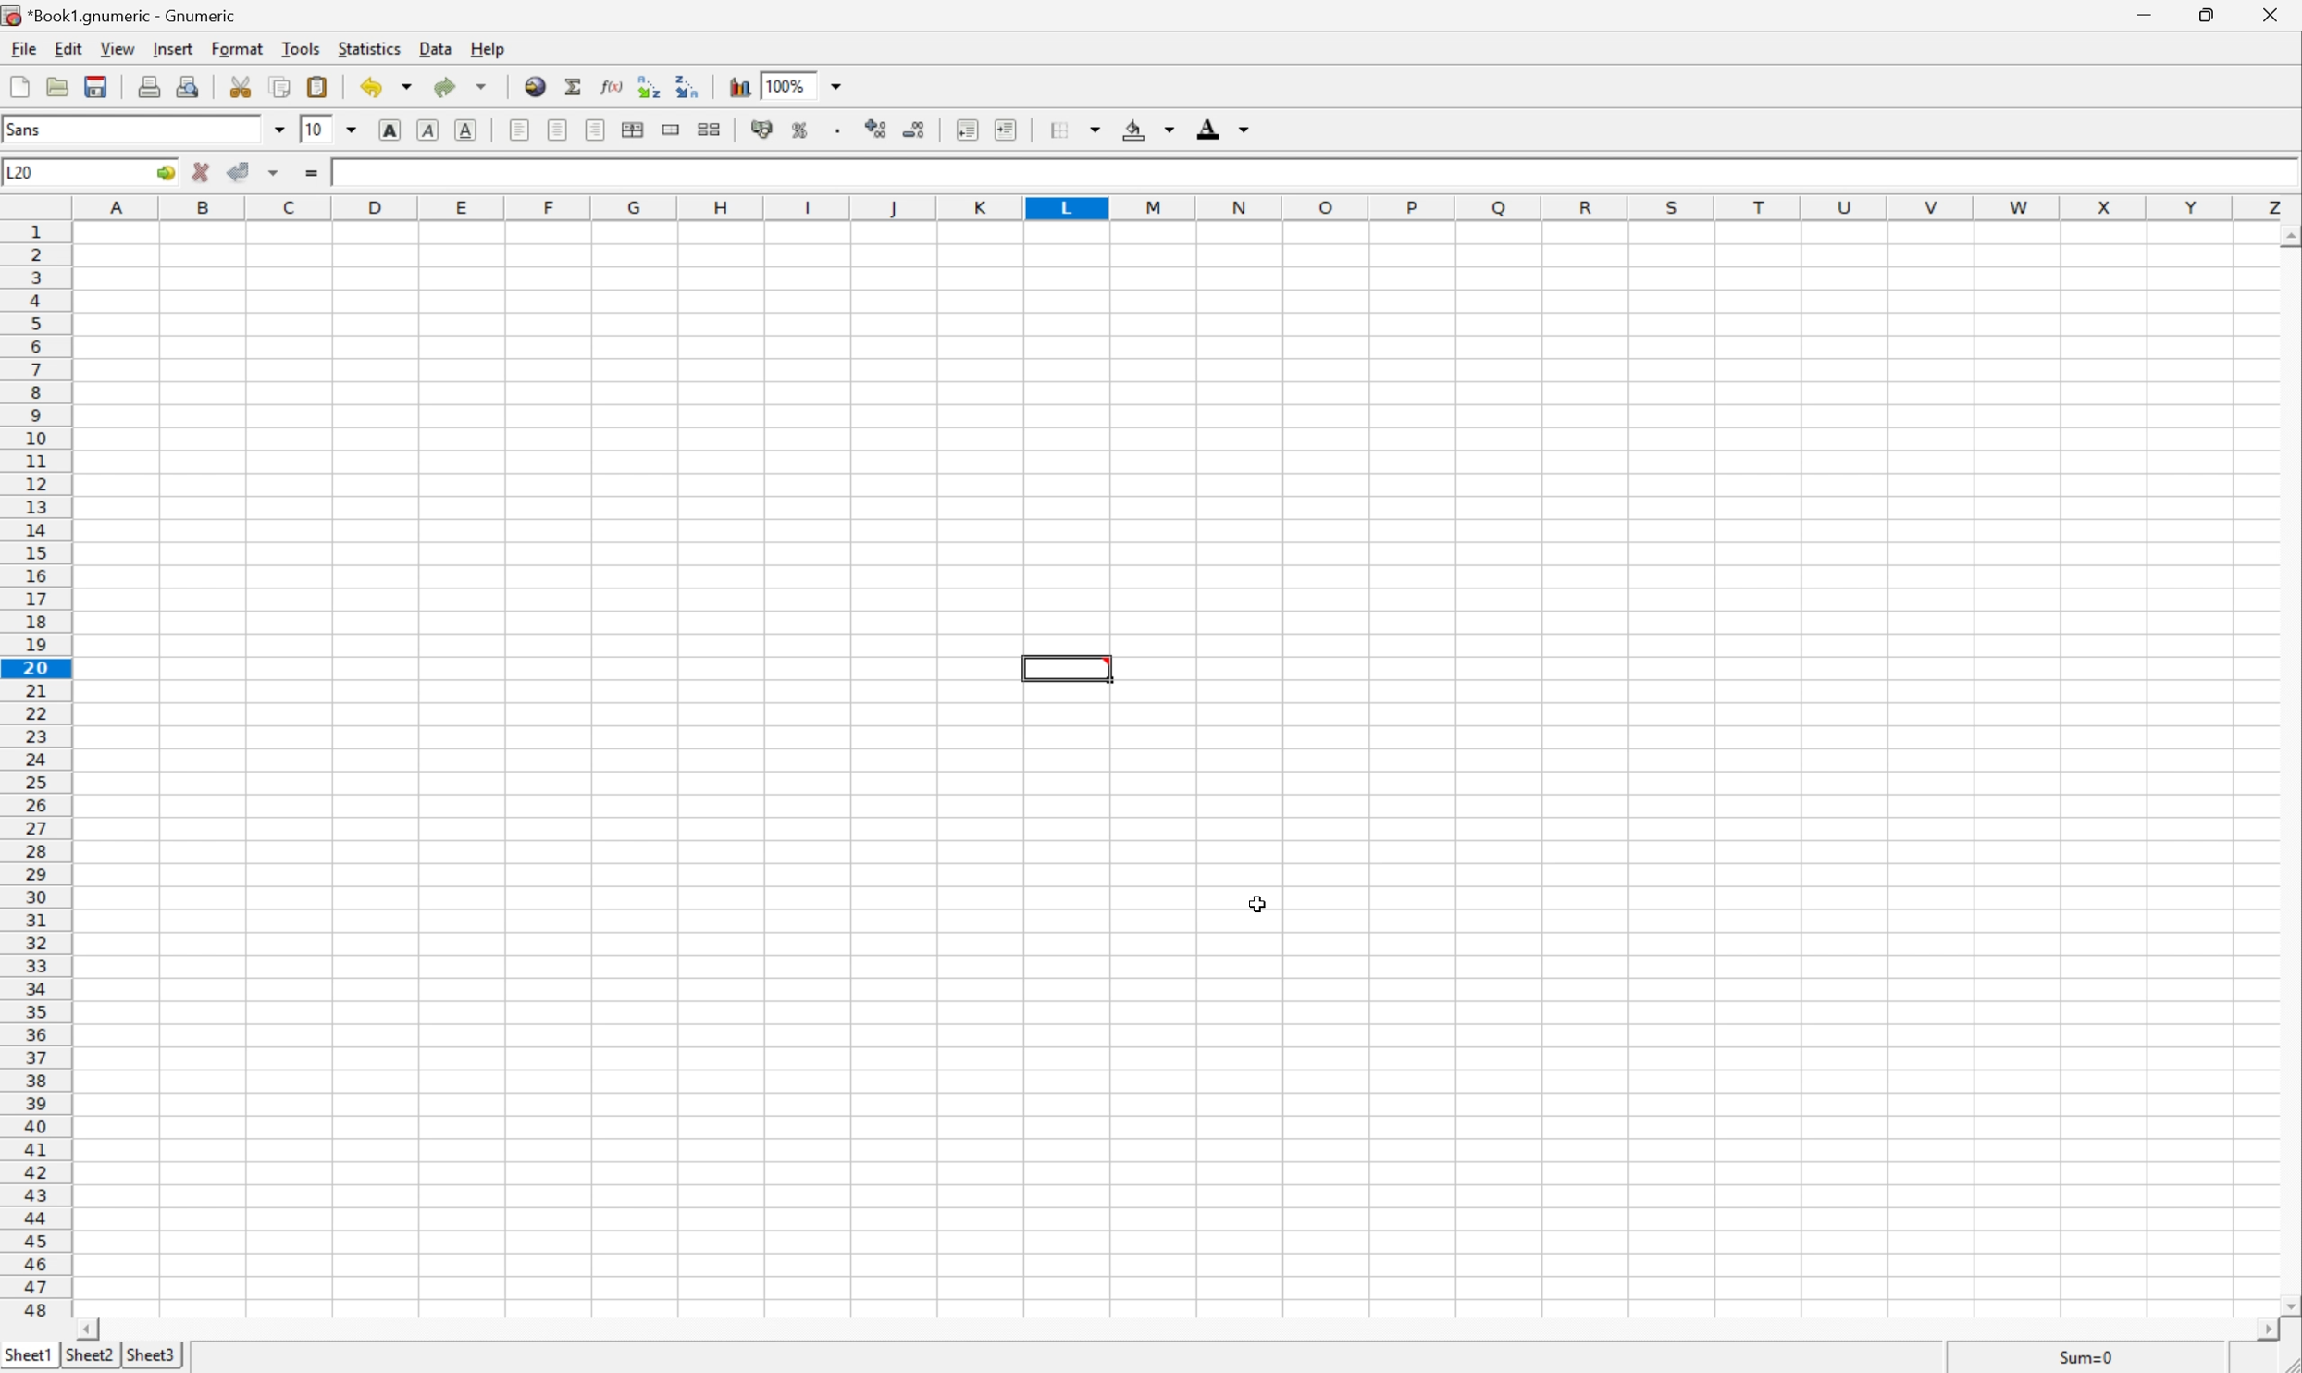 The width and height of the screenshot is (2302, 1373). I want to click on File, so click(25, 48).